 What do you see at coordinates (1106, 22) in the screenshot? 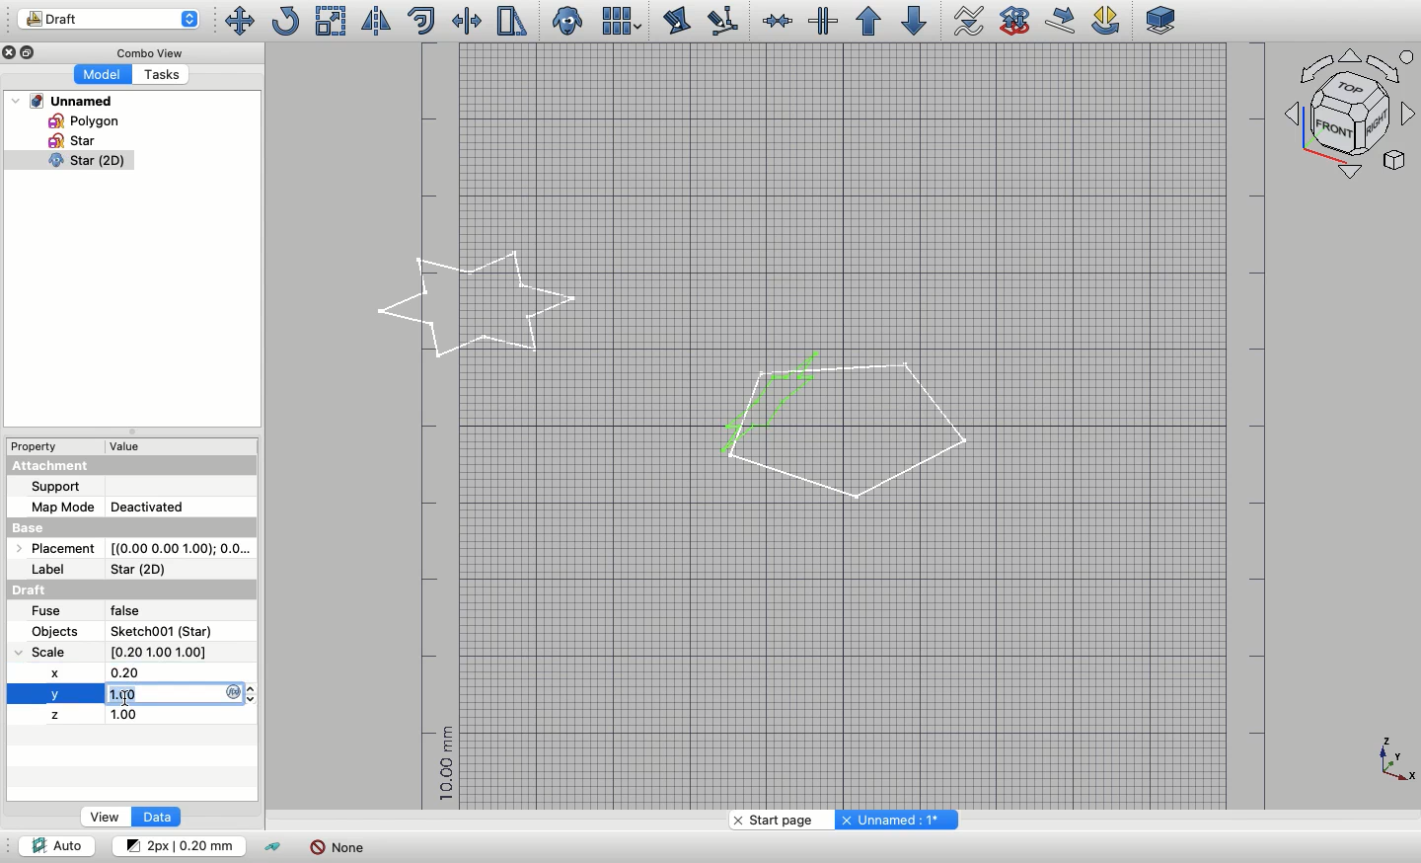
I see `Draft rotate` at bounding box center [1106, 22].